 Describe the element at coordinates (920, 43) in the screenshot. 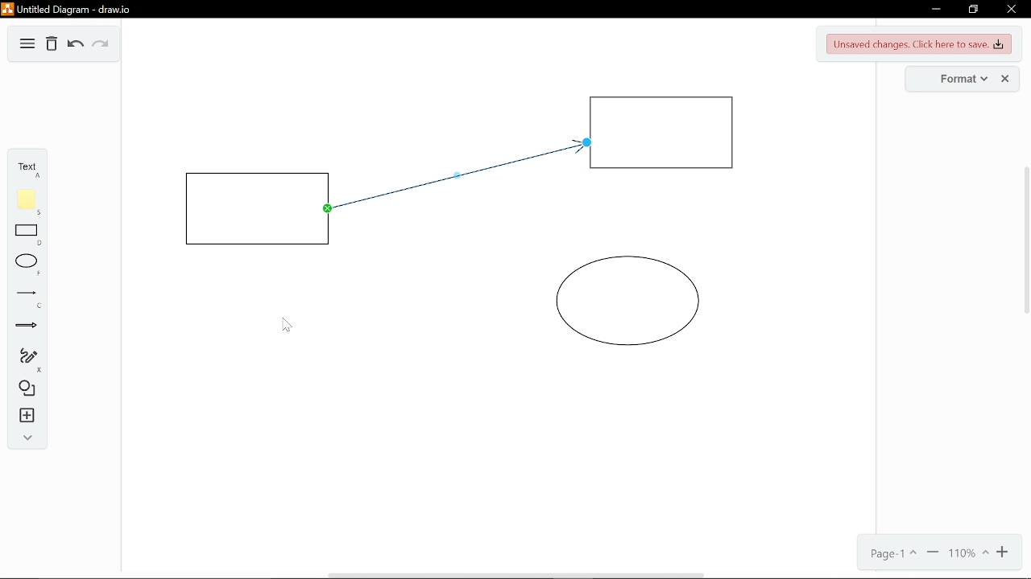

I see `Unsaved changes. Click here to save` at that location.